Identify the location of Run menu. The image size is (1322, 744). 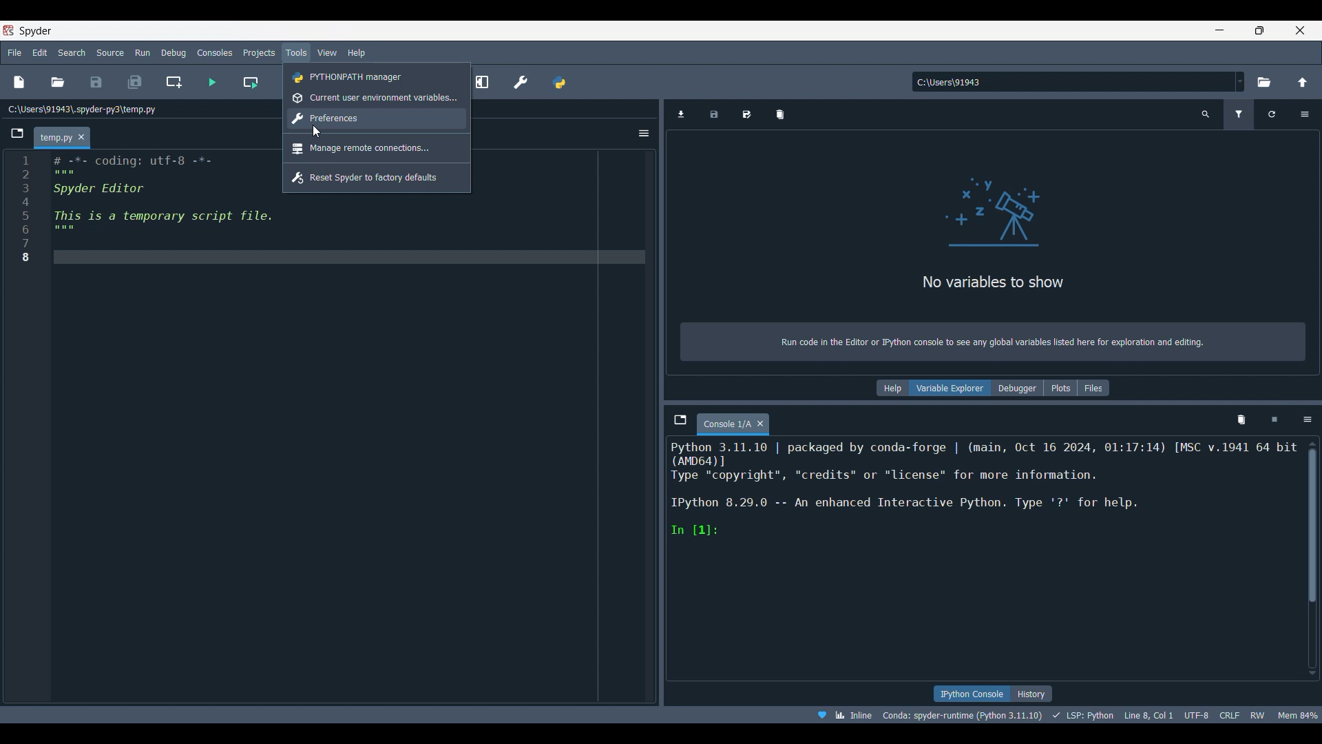
(143, 52).